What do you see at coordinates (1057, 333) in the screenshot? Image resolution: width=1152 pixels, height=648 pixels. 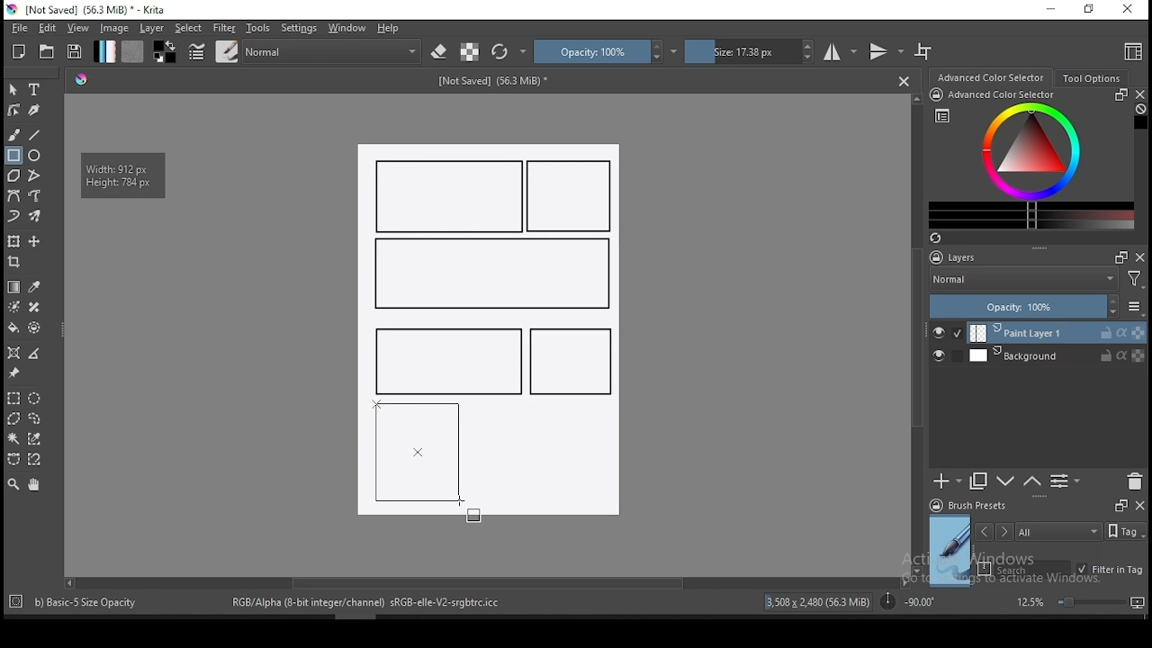 I see `layer` at bounding box center [1057, 333].